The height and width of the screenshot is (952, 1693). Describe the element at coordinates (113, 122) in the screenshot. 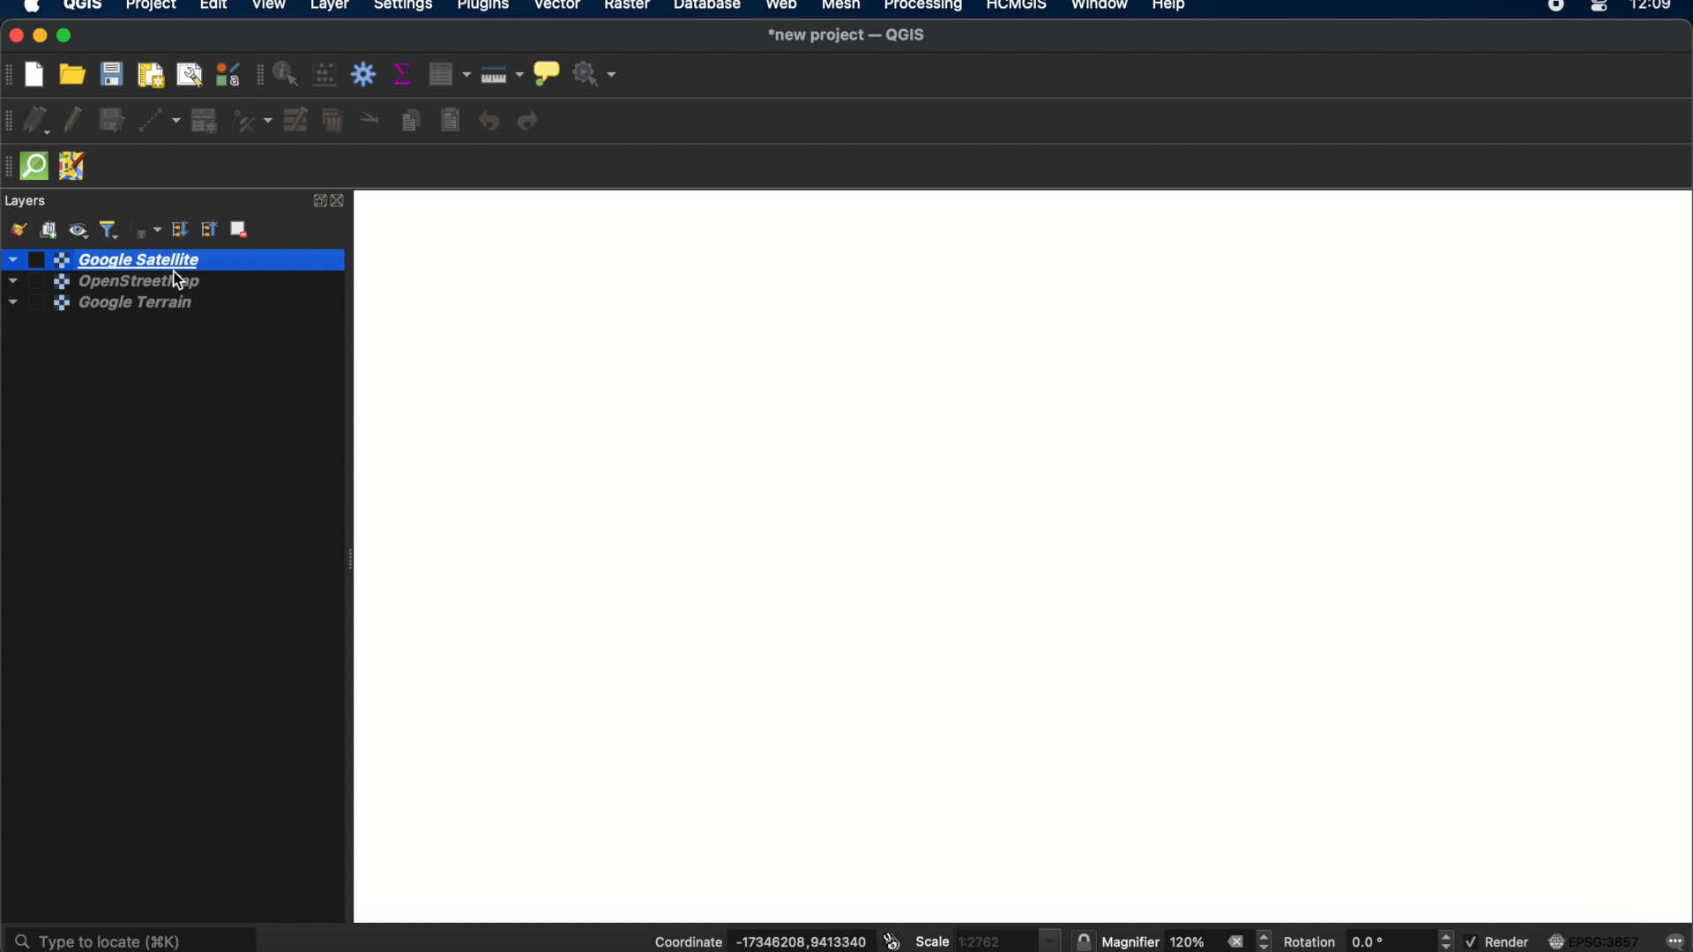

I see `save layer edits` at that location.